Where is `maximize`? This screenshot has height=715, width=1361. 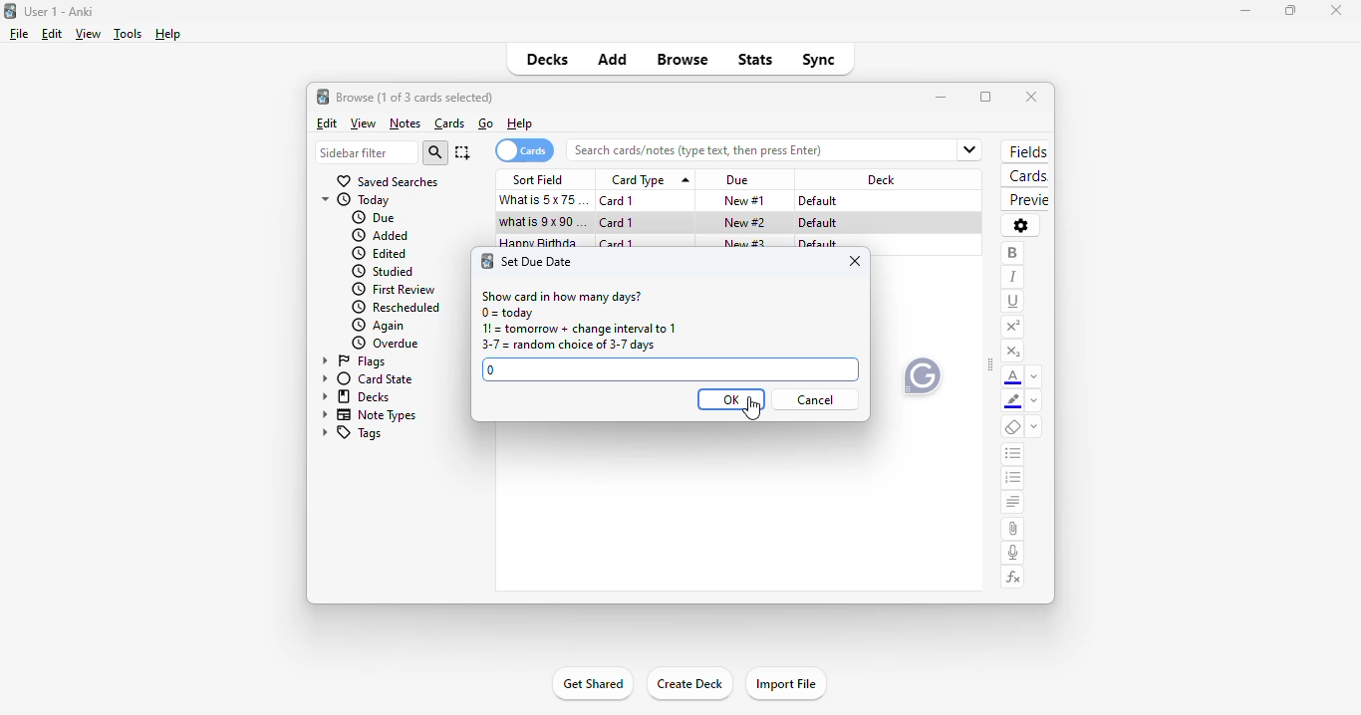
maximize is located at coordinates (985, 97).